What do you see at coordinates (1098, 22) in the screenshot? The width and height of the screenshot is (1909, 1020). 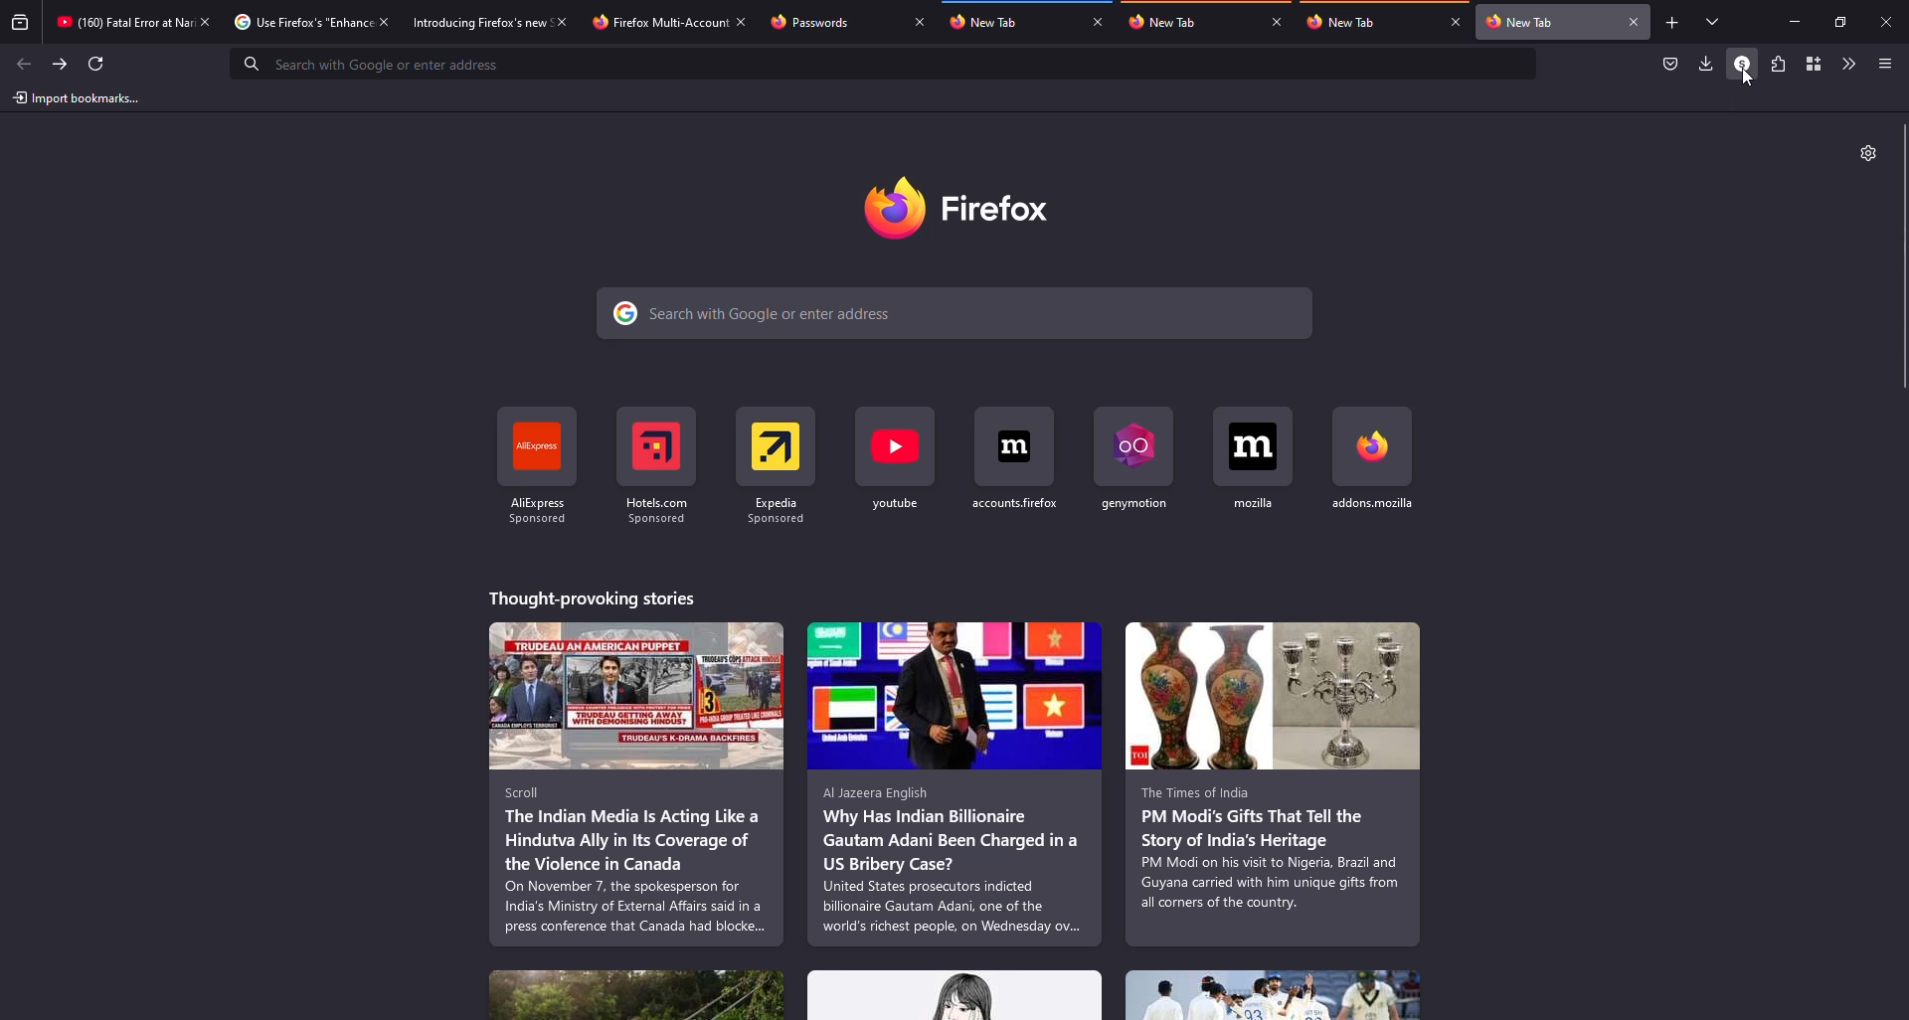 I see `close` at bounding box center [1098, 22].